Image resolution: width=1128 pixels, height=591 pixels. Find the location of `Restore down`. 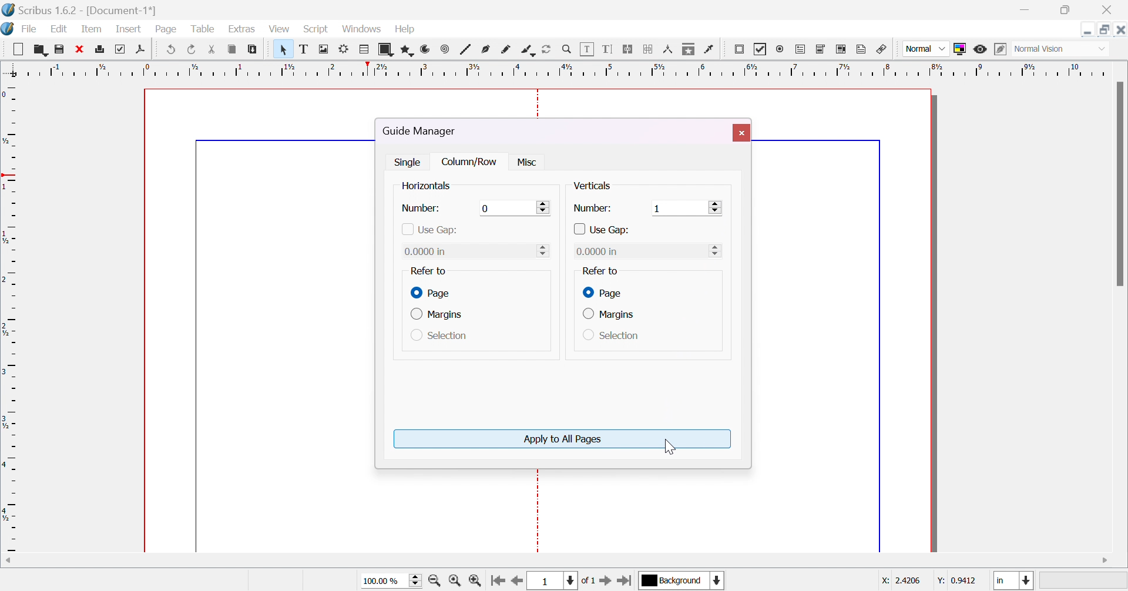

Restore down is located at coordinates (1106, 29).